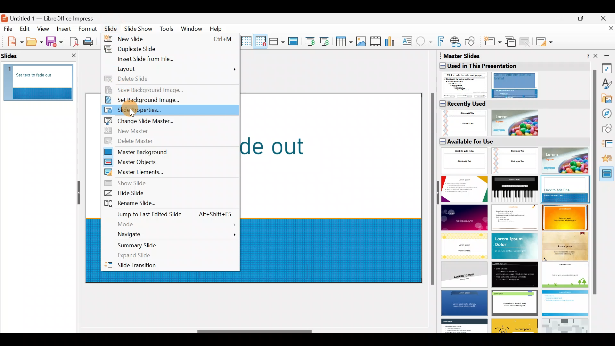 Image resolution: width=615 pixels, height=346 pixels. Describe the element at coordinates (607, 176) in the screenshot. I see `Master slides` at that location.